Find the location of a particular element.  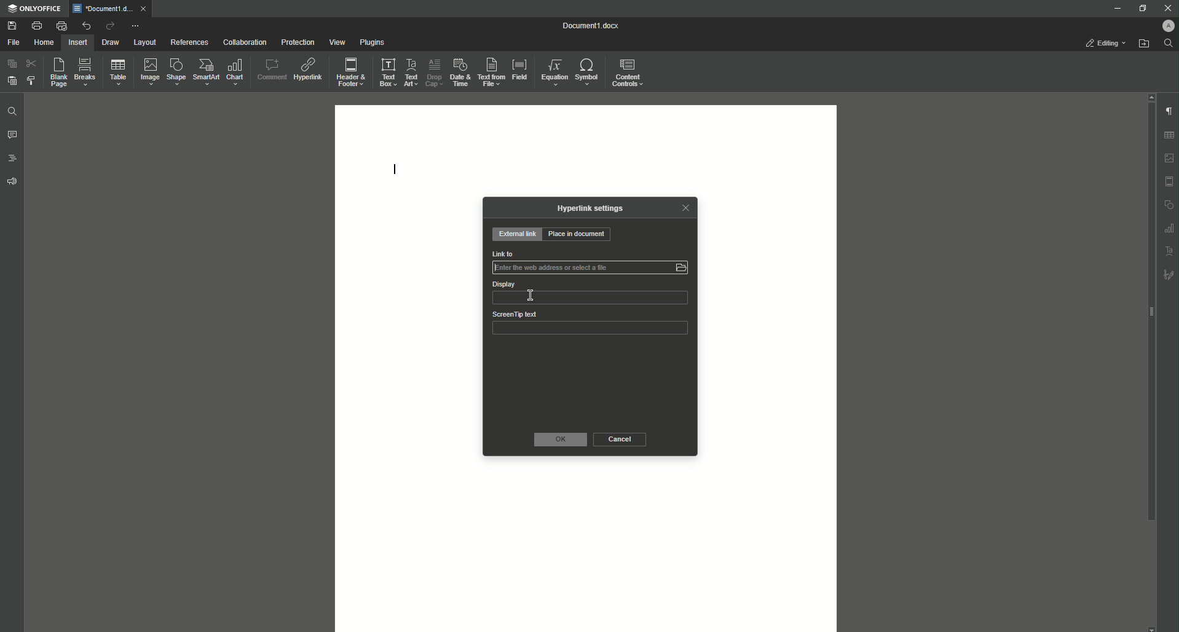

Breaks is located at coordinates (87, 71).